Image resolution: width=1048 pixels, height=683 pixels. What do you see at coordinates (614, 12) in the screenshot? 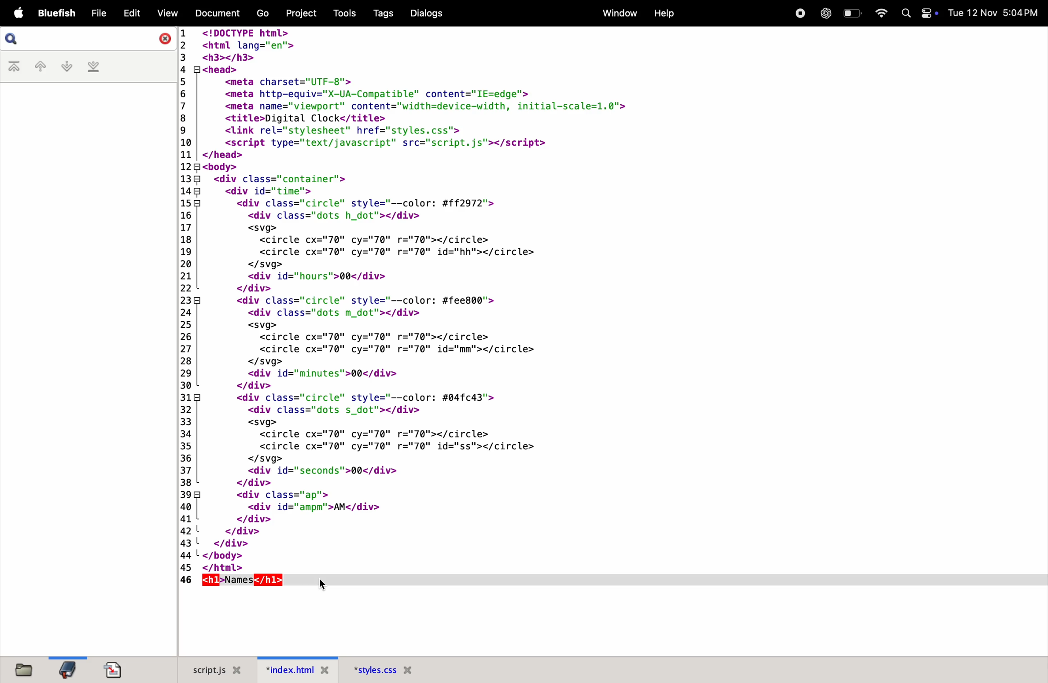
I see `window` at bounding box center [614, 12].